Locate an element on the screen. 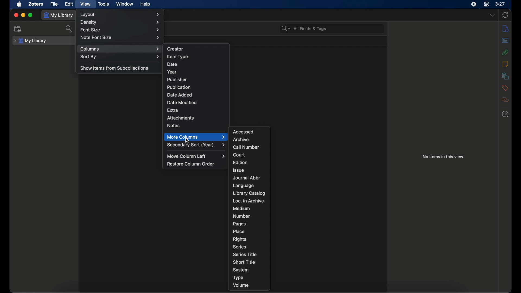  density is located at coordinates (120, 23).